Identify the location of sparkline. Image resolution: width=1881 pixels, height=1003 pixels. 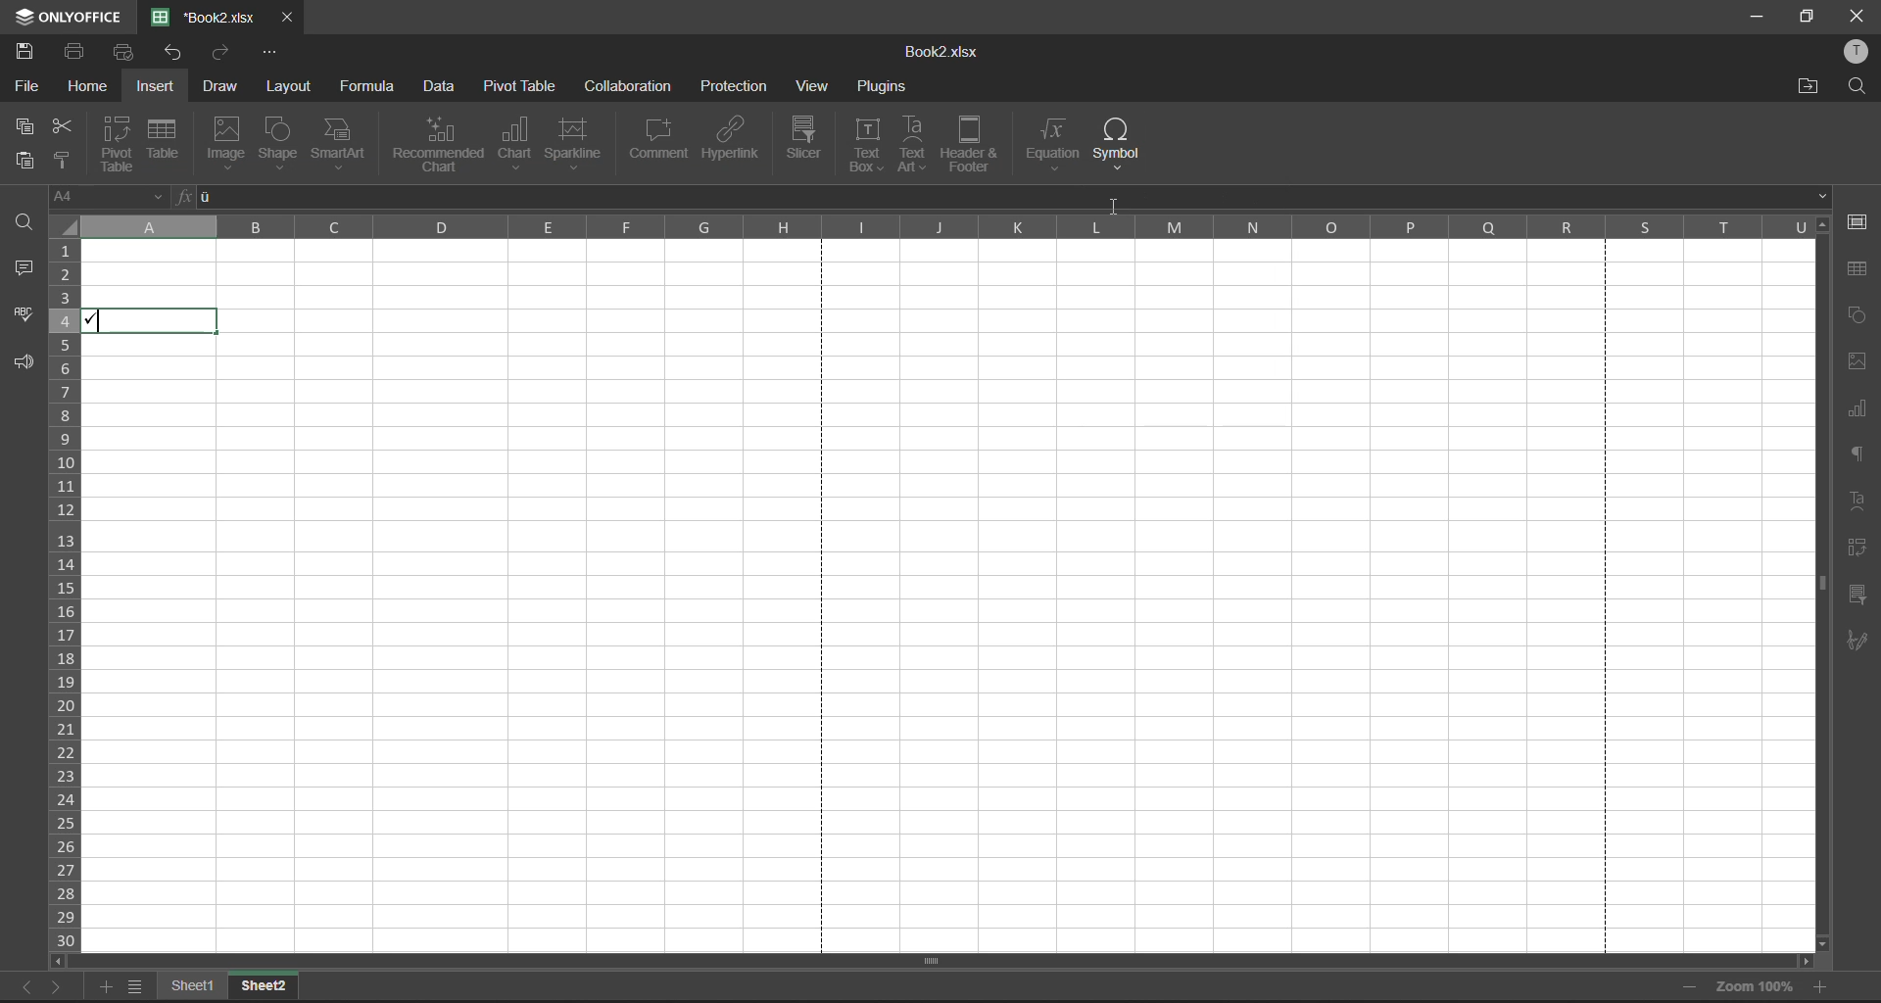
(573, 143).